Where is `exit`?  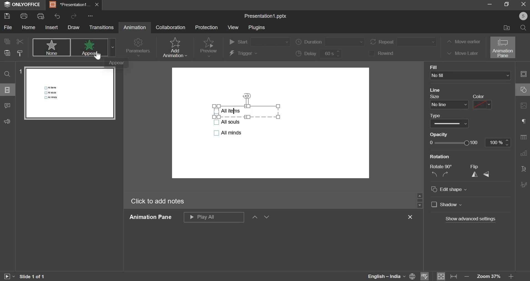
exit is located at coordinates (97, 4).